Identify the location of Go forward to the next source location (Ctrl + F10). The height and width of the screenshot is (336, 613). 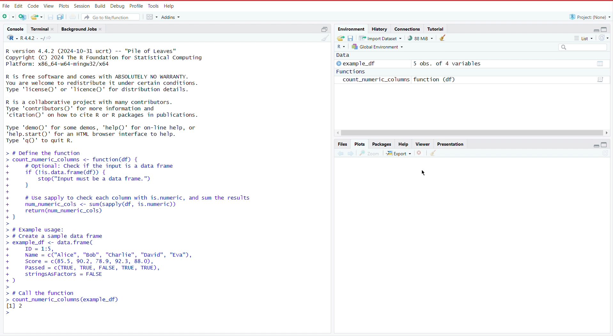
(351, 152).